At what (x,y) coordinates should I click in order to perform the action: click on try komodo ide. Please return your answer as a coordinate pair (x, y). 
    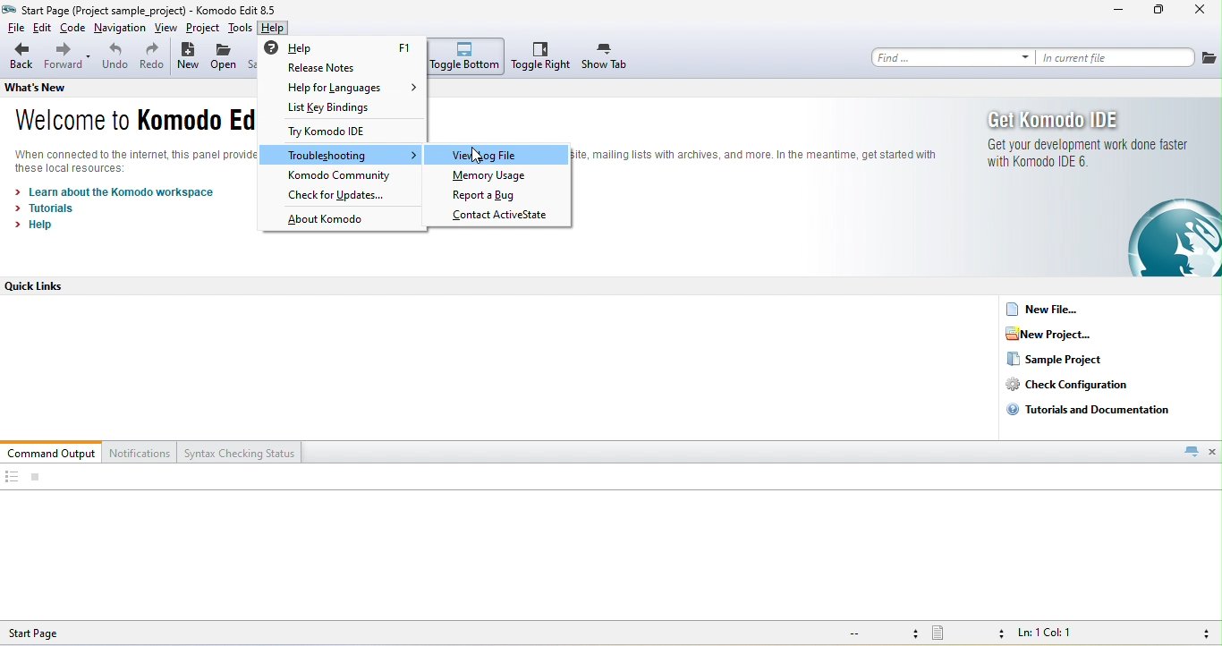
    Looking at the image, I should click on (336, 133).